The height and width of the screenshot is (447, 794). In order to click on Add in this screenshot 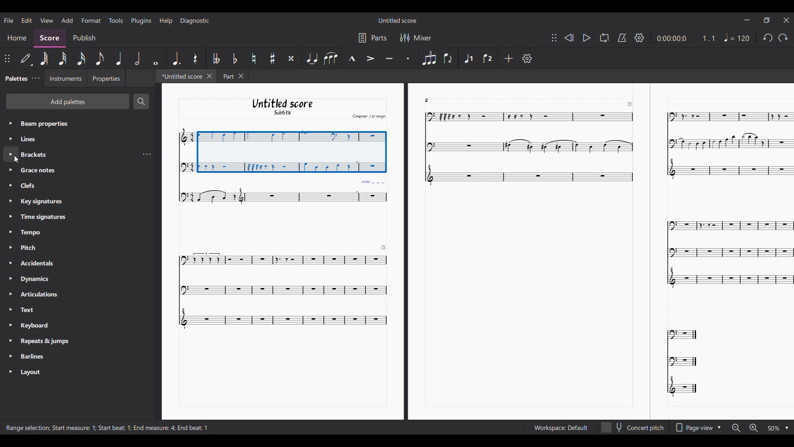, I will do `click(508, 58)`.